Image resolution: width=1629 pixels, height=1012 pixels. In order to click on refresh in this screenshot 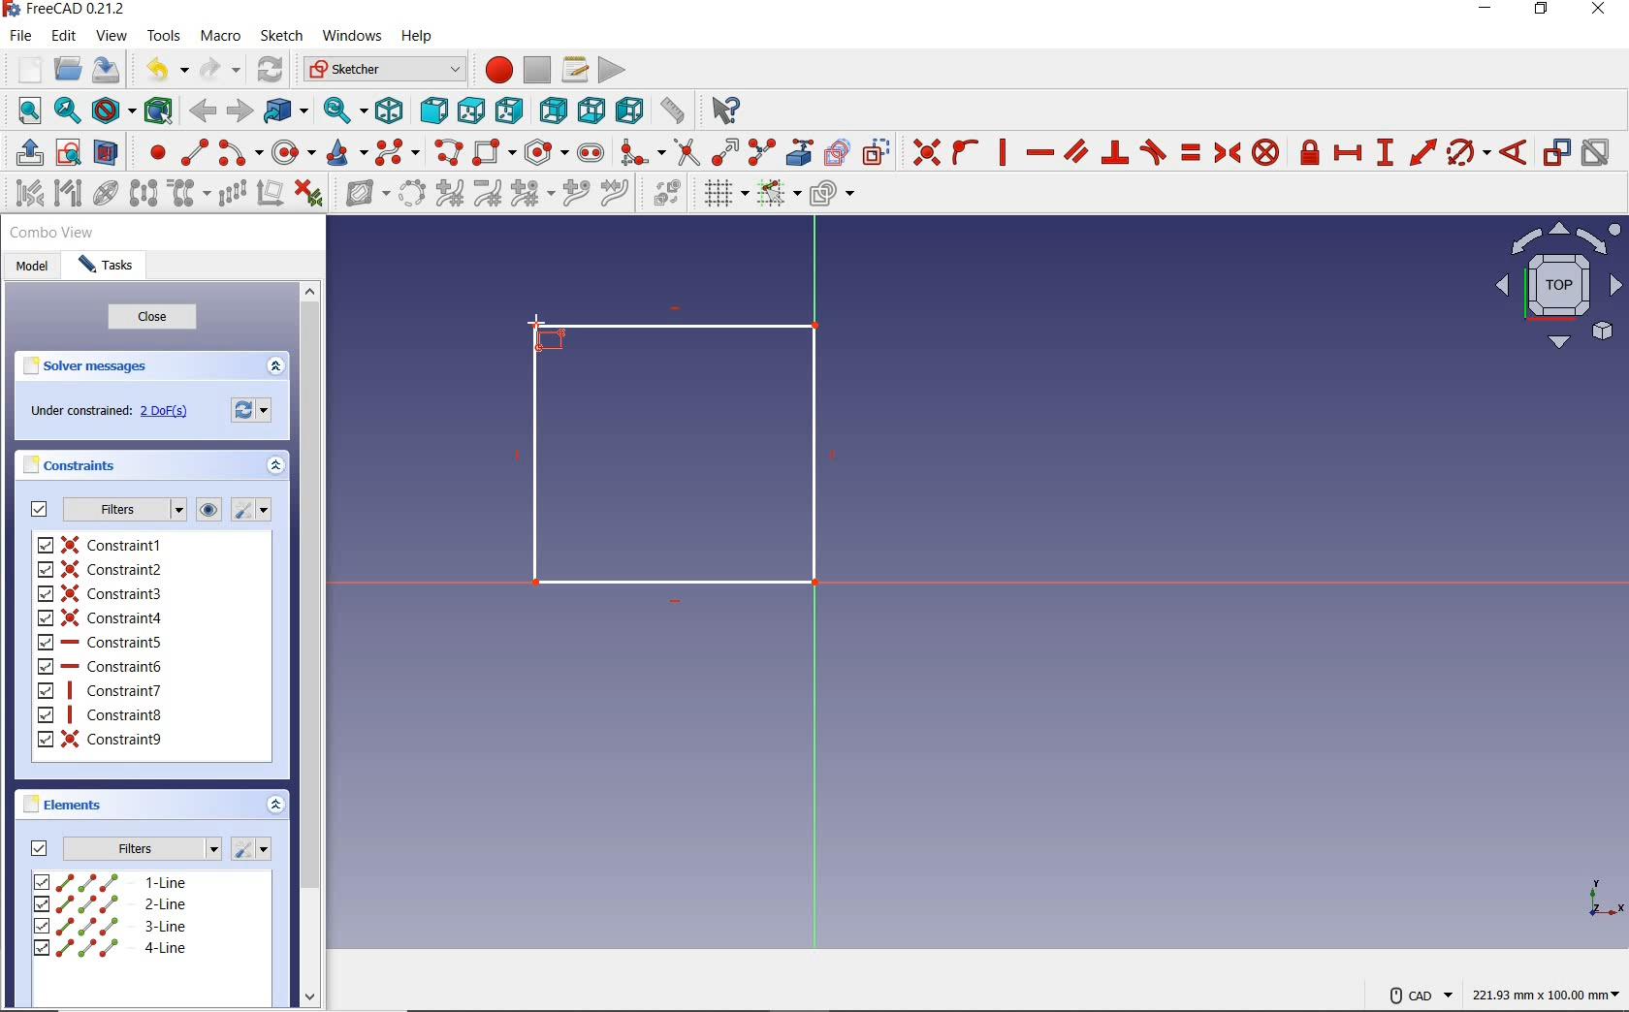, I will do `click(271, 71)`.